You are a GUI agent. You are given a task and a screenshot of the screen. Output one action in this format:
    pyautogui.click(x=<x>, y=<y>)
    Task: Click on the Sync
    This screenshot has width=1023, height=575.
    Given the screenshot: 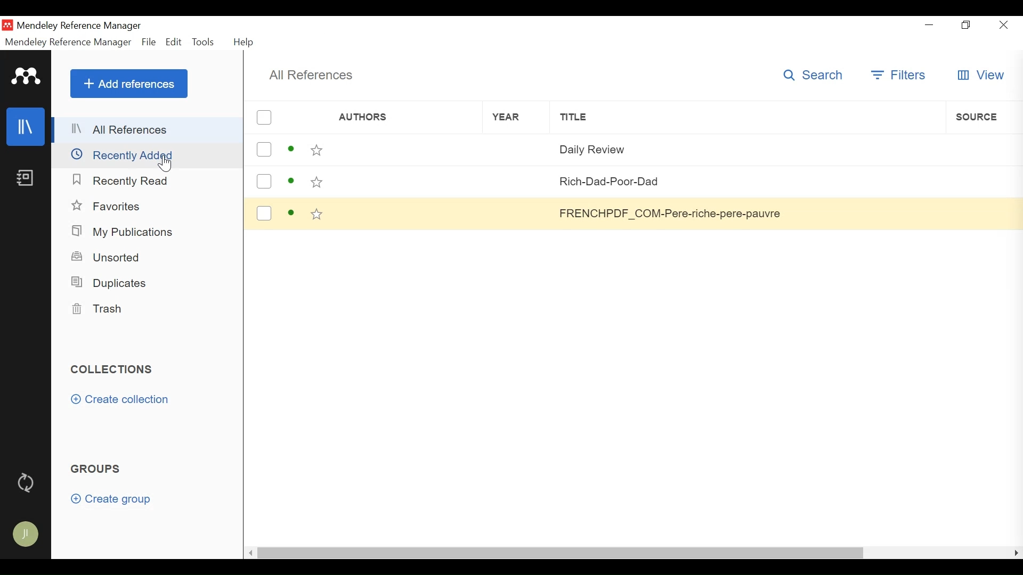 What is the action you would take?
    pyautogui.click(x=28, y=485)
    